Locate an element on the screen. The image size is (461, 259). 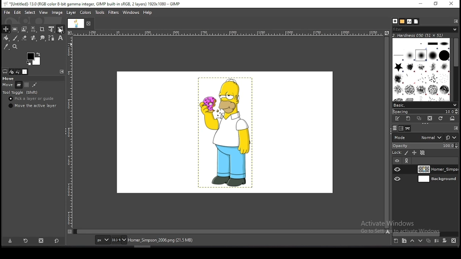
move layer is located at coordinates (18, 85).